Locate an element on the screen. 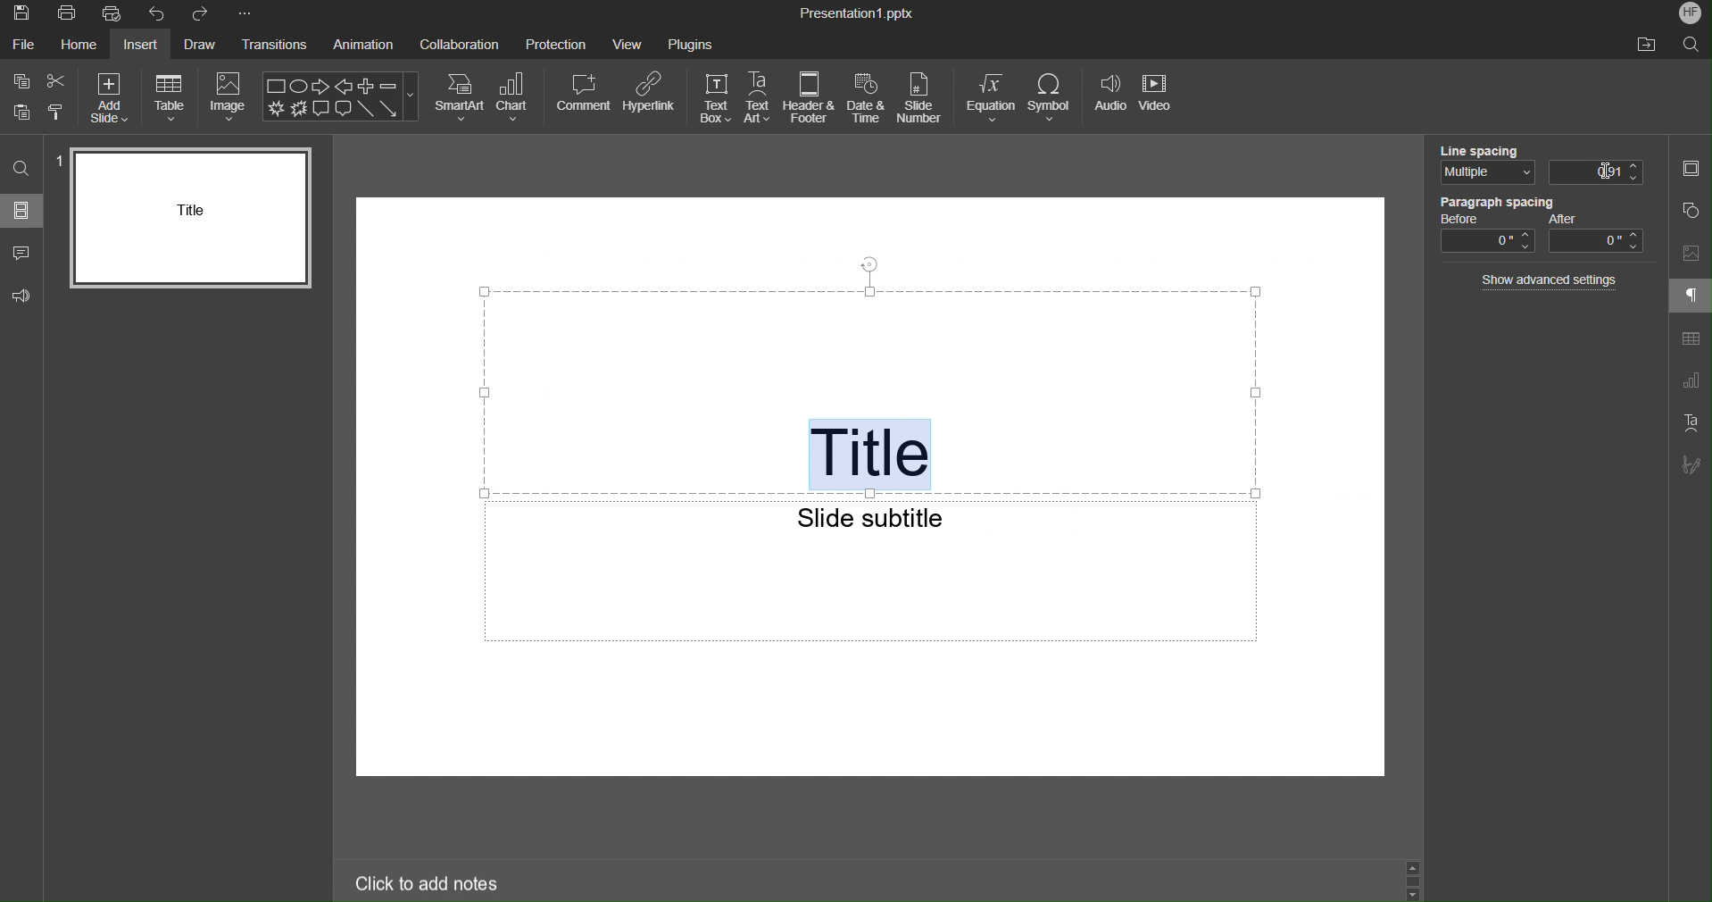 The width and height of the screenshot is (1712, 902). 0.01 is located at coordinates (1598, 171).